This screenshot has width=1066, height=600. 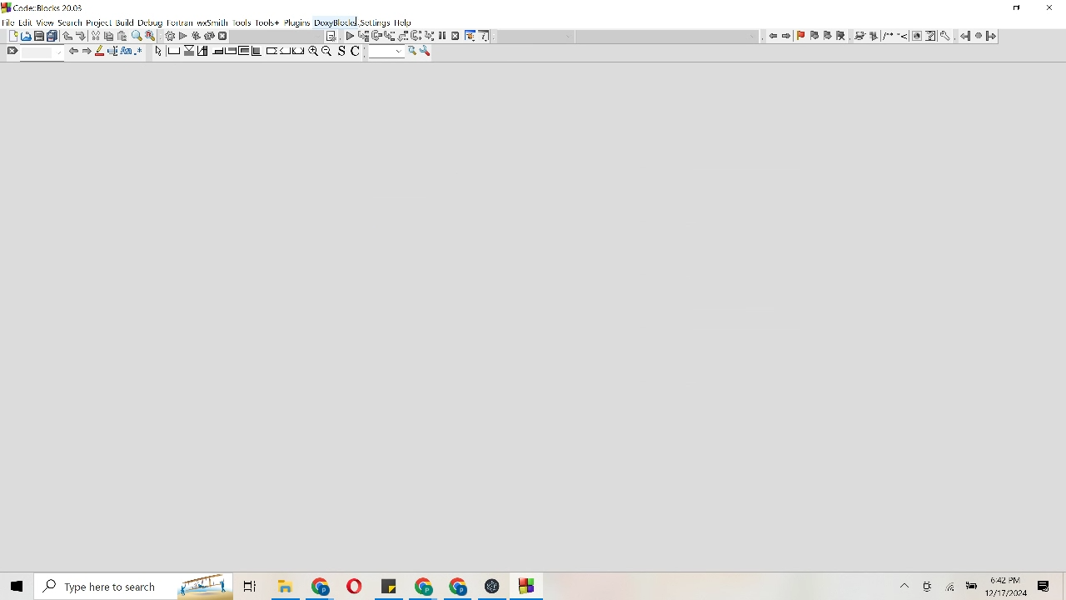 What do you see at coordinates (267, 23) in the screenshot?
I see `Tools+` at bounding box center [267, 23].